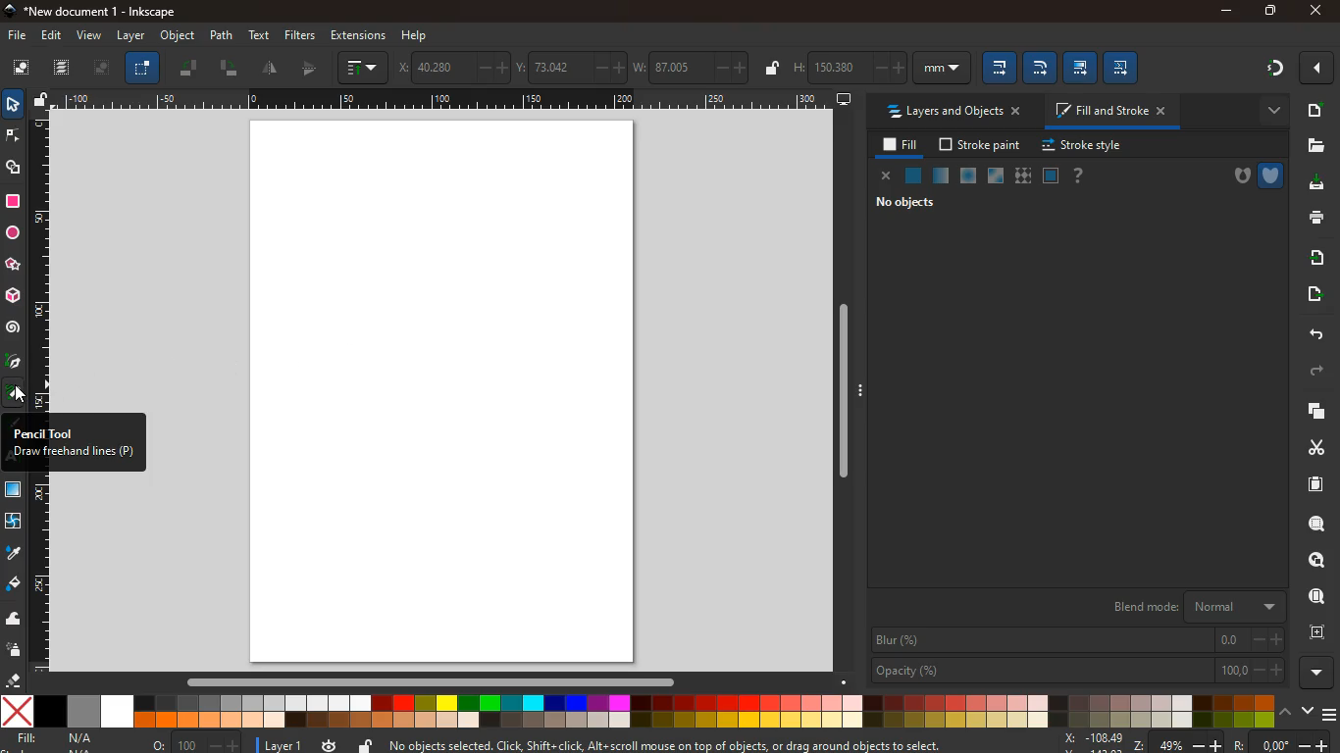  I want to click on object, so click(179, 36).